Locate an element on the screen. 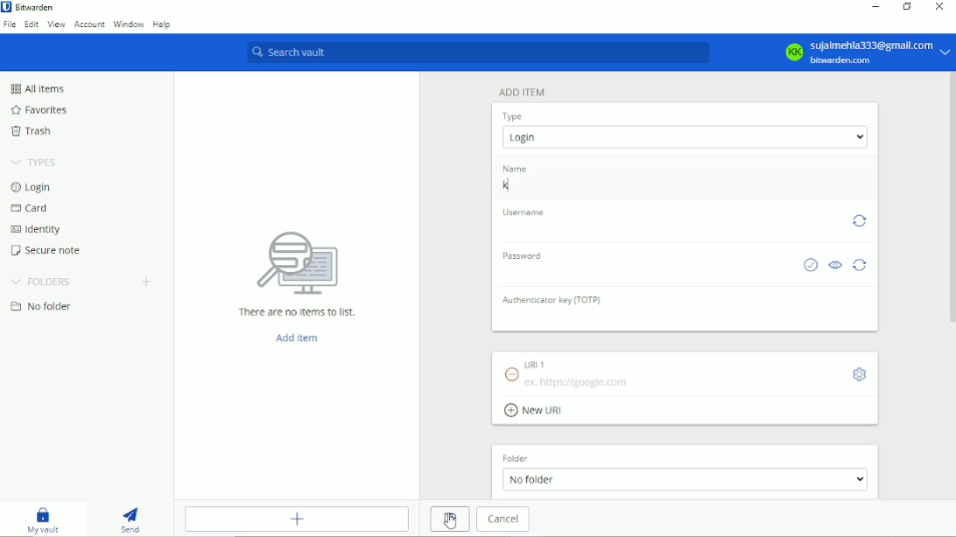 This screenshot has height=537, width=956. Send is located at coordinates (130, 520).